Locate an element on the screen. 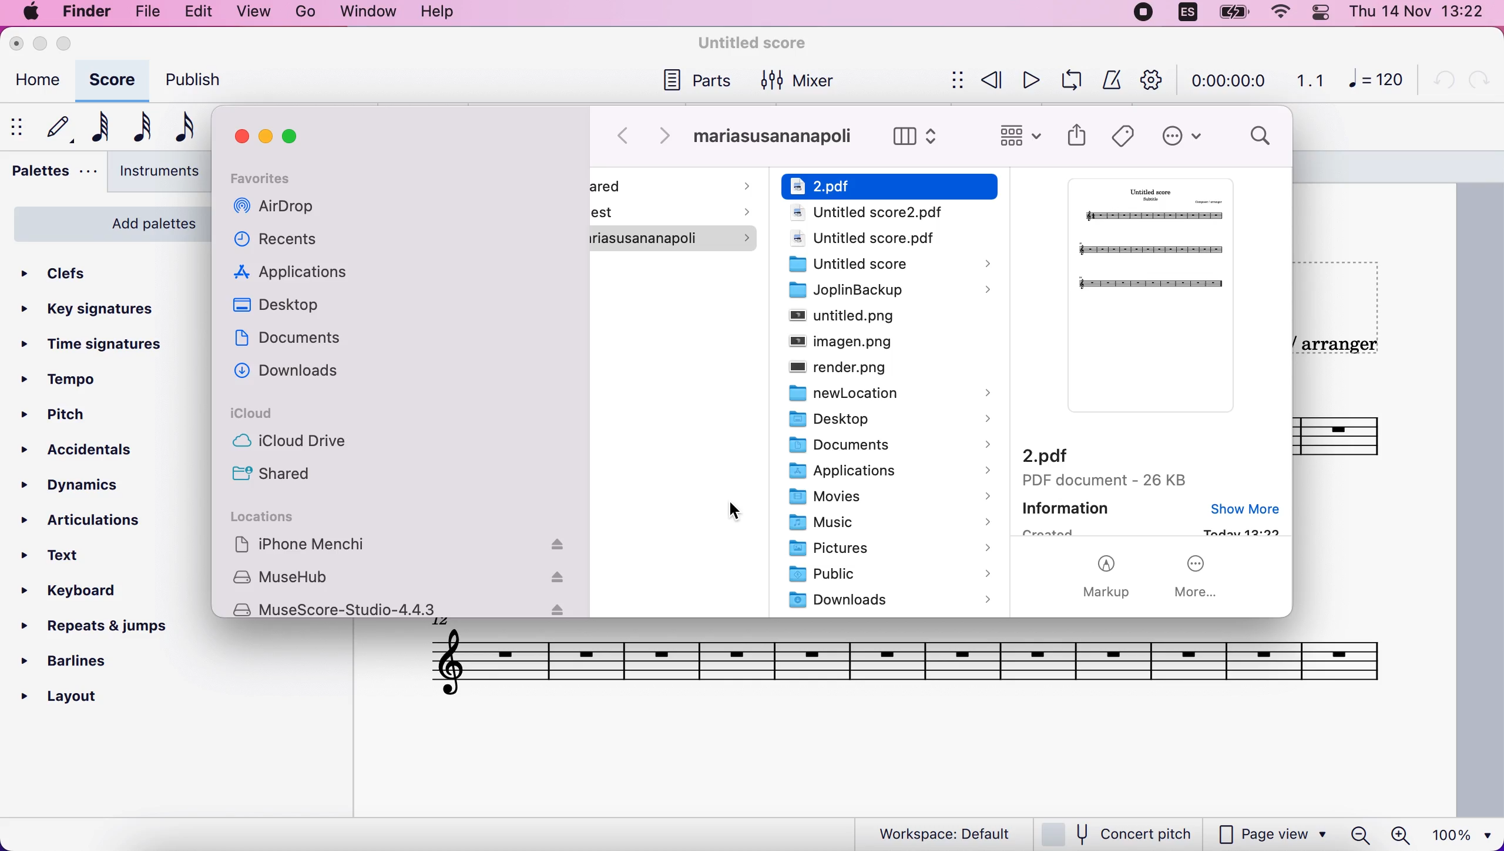 The height and width of the screenshot is (851, 1504). recording stopped is located at coordinates (1139, 14).